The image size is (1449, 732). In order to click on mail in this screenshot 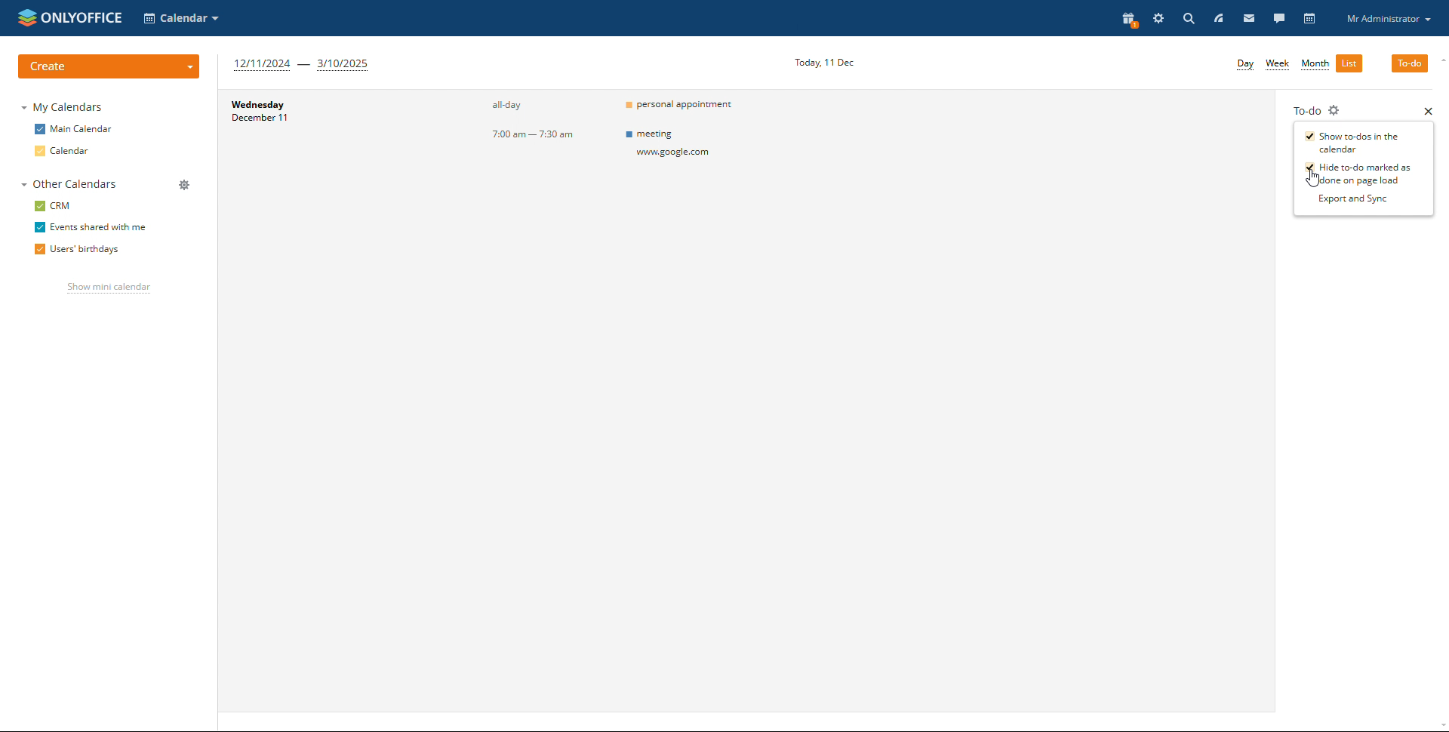, I will do `click(1248, 20)`.